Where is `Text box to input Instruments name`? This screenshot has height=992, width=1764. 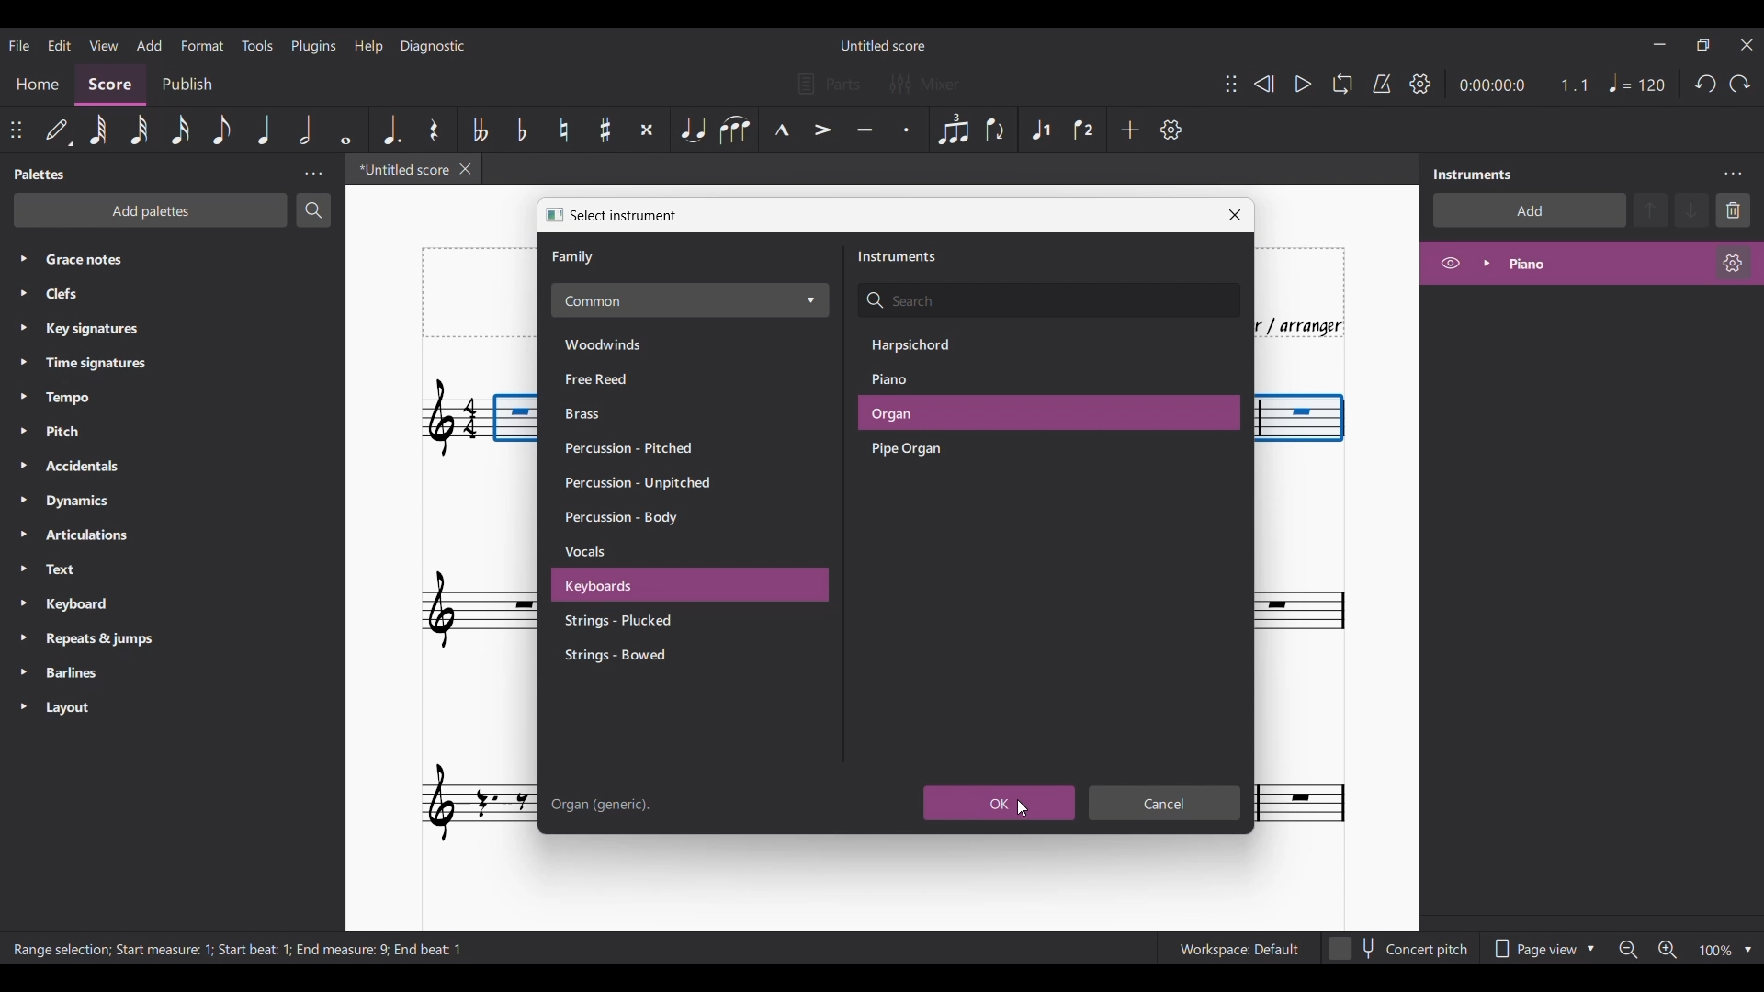
Text box to input Instruments name is located at coordinates (1048, 301).